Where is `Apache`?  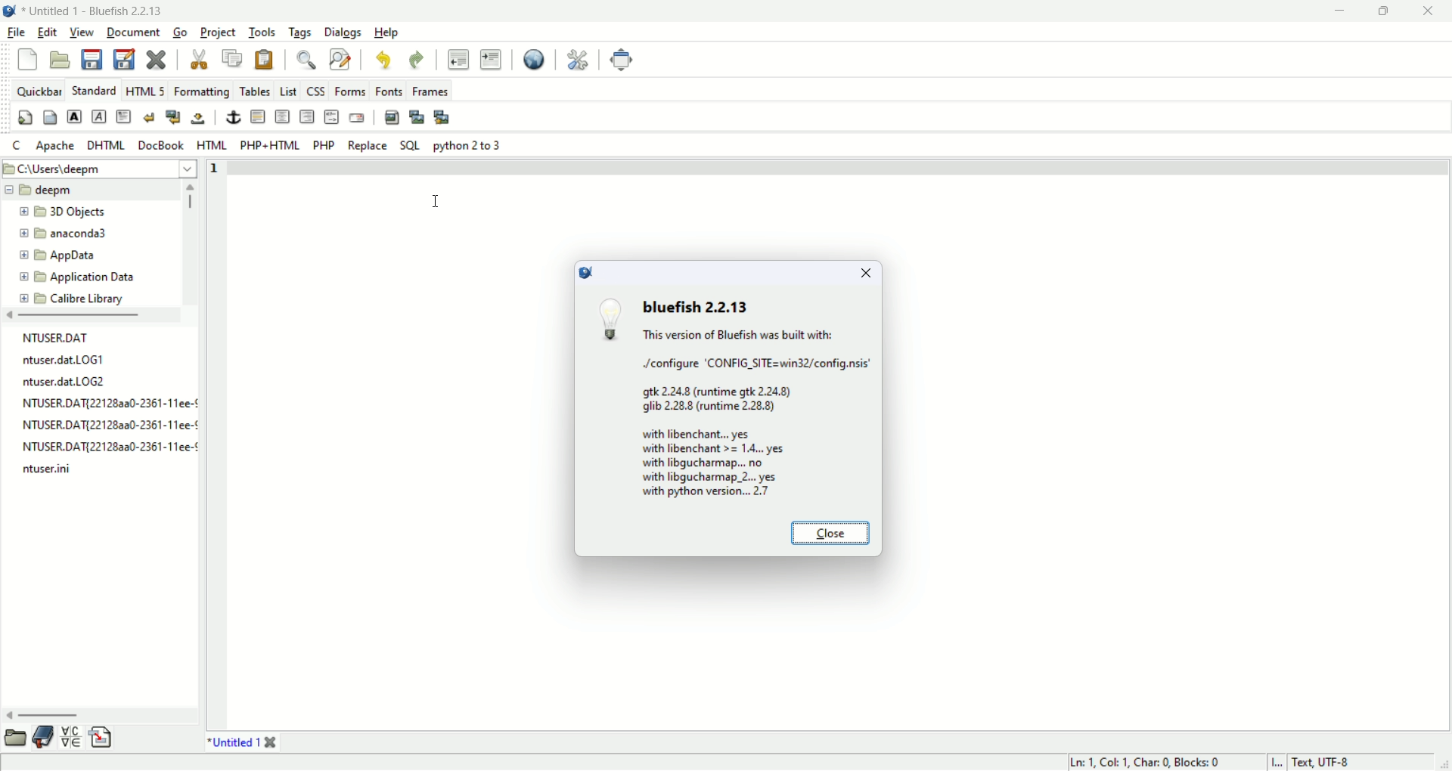 Apache is located at coordinates (57, 146).